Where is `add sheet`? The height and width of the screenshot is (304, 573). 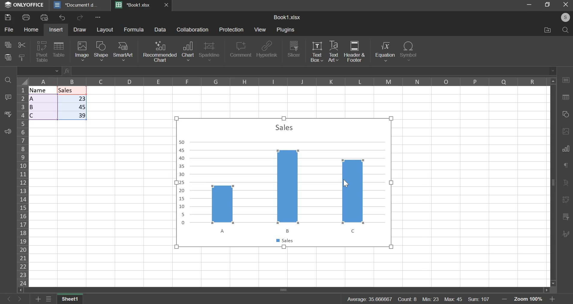 add sheet is located at coordinates (37, 300).